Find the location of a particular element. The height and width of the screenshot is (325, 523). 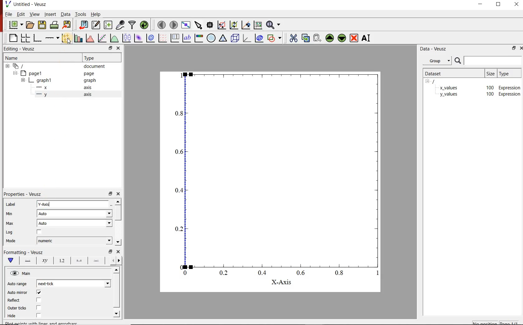

y_values is located at coordinates (449, 95).